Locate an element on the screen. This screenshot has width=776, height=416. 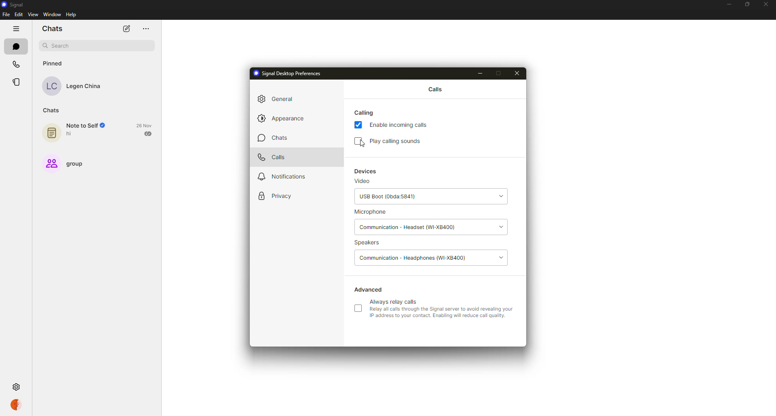
pinned is located at coordinates (55, 63).